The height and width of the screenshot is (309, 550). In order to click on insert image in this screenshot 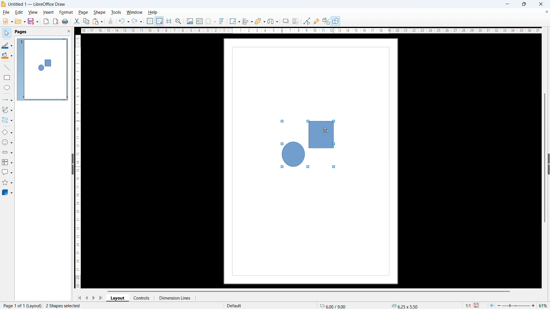, I will do `click(190, 21)`.